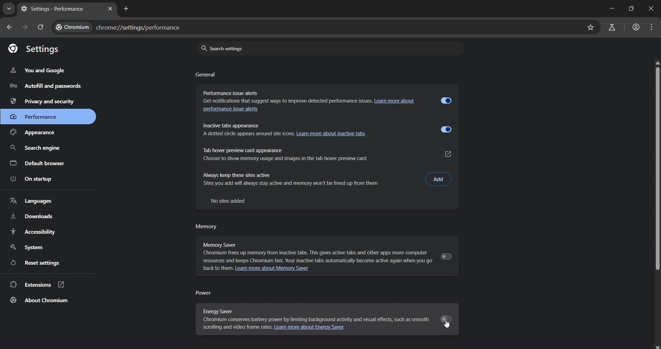  I want to click on toggle button, so click(447, 100).